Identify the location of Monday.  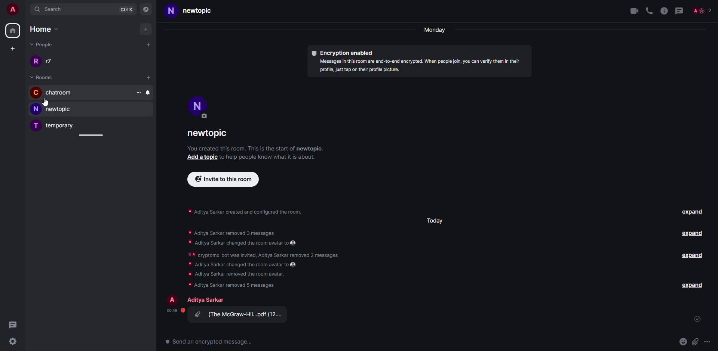
(436, 30).